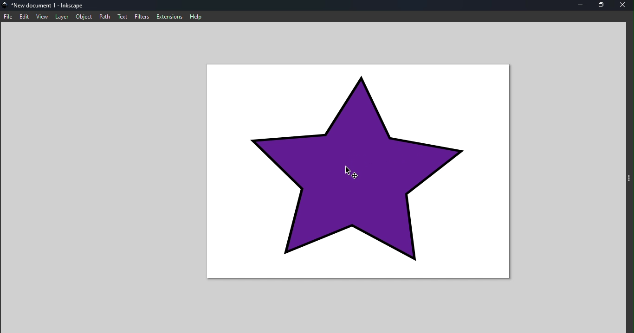 The width and height of the screenshot is (634, 333). I want to click on Help, so click(197, 16).